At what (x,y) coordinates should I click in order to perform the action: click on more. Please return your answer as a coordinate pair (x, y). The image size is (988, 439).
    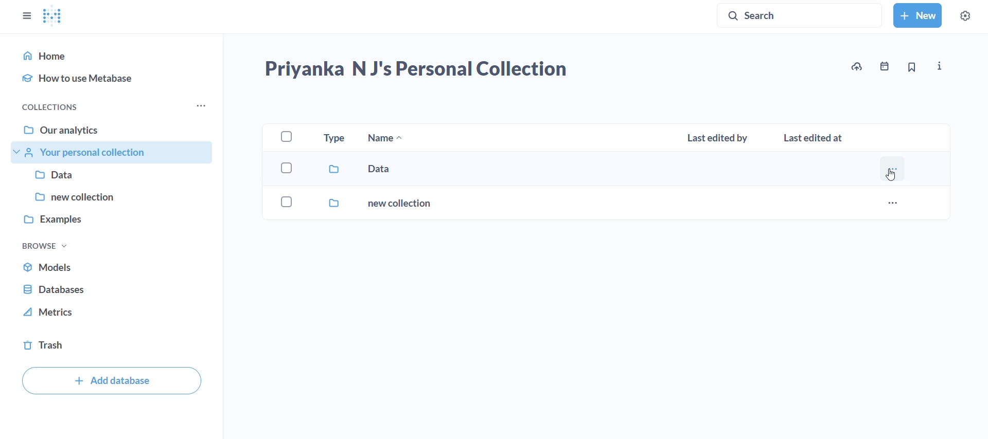
    Looking at the image, I should click on (202, 107).